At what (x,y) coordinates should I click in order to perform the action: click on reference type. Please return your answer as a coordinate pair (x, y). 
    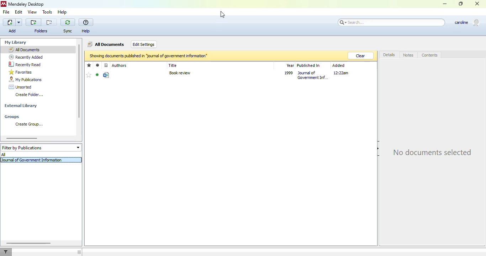
    Looking at the image, I should click on (106, 65).